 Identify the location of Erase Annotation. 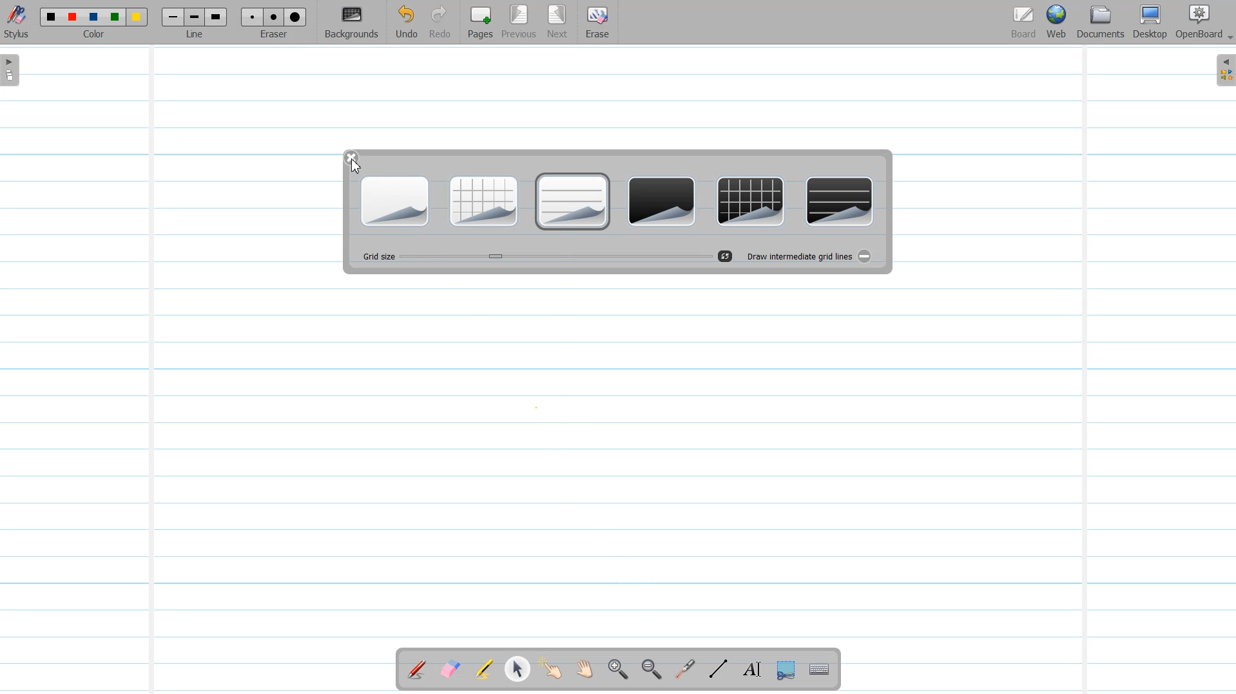
(452, 670).